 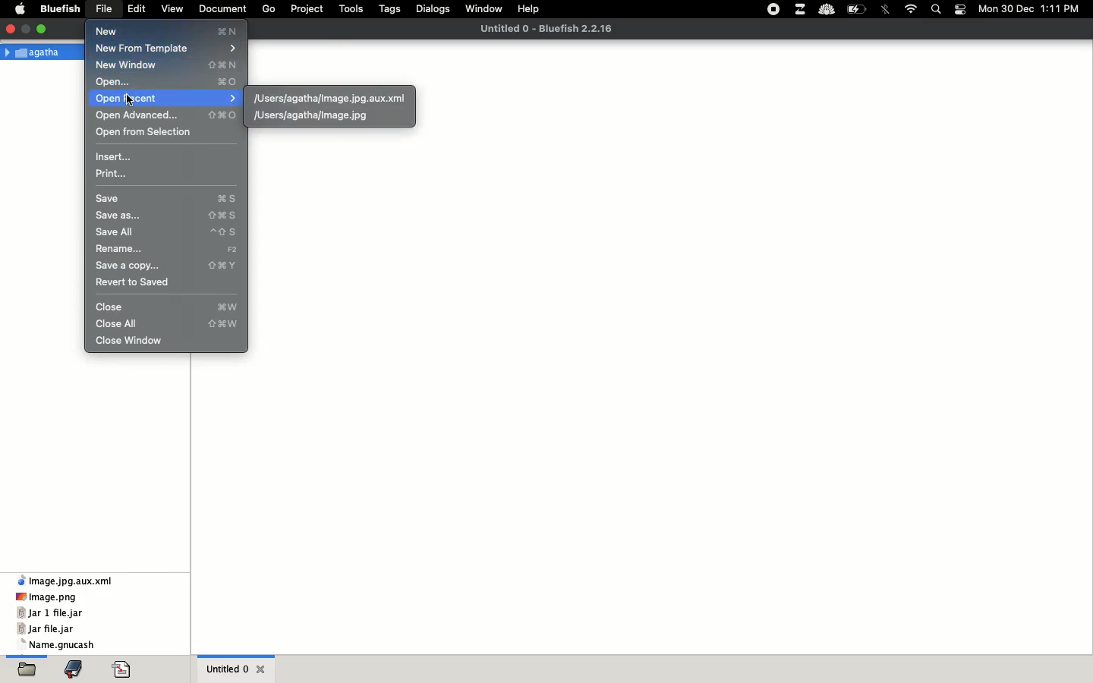 I want to click on coding, so click(x=126, y=670).